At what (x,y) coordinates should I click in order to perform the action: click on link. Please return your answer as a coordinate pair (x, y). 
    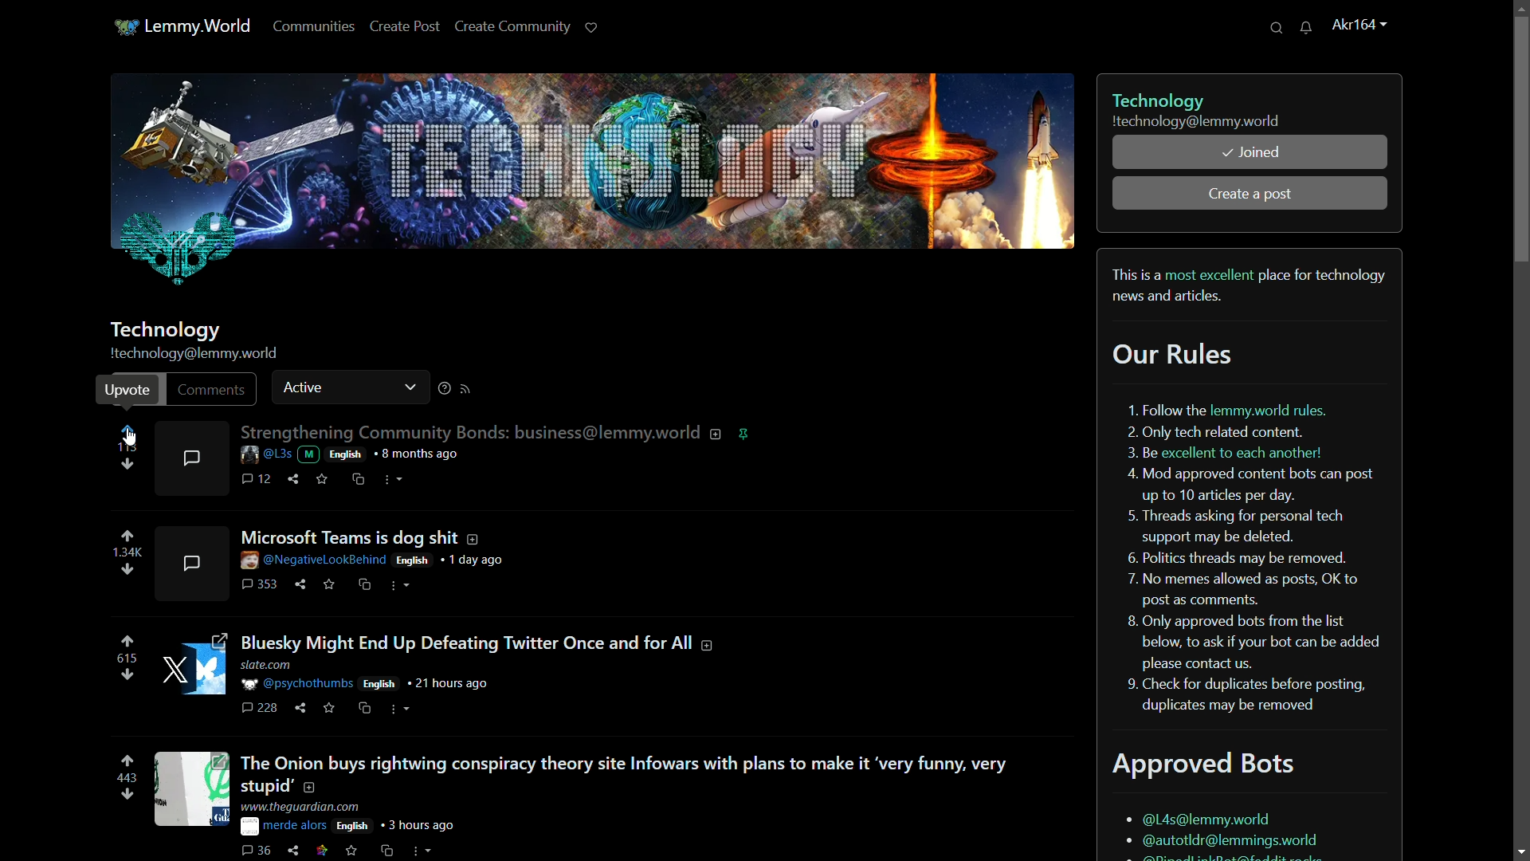
    Looking at the image, I should click on (323, 845).